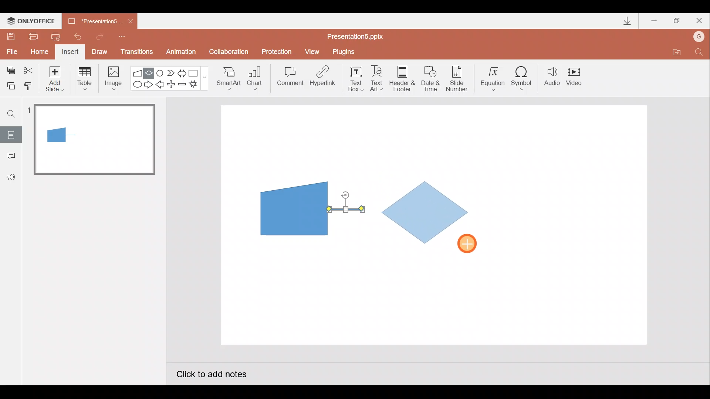 The width and height of the screenshot is (710, 399). Describe the element at coordinates (79, 37) in the screenshot. I see `Undo` at that location.